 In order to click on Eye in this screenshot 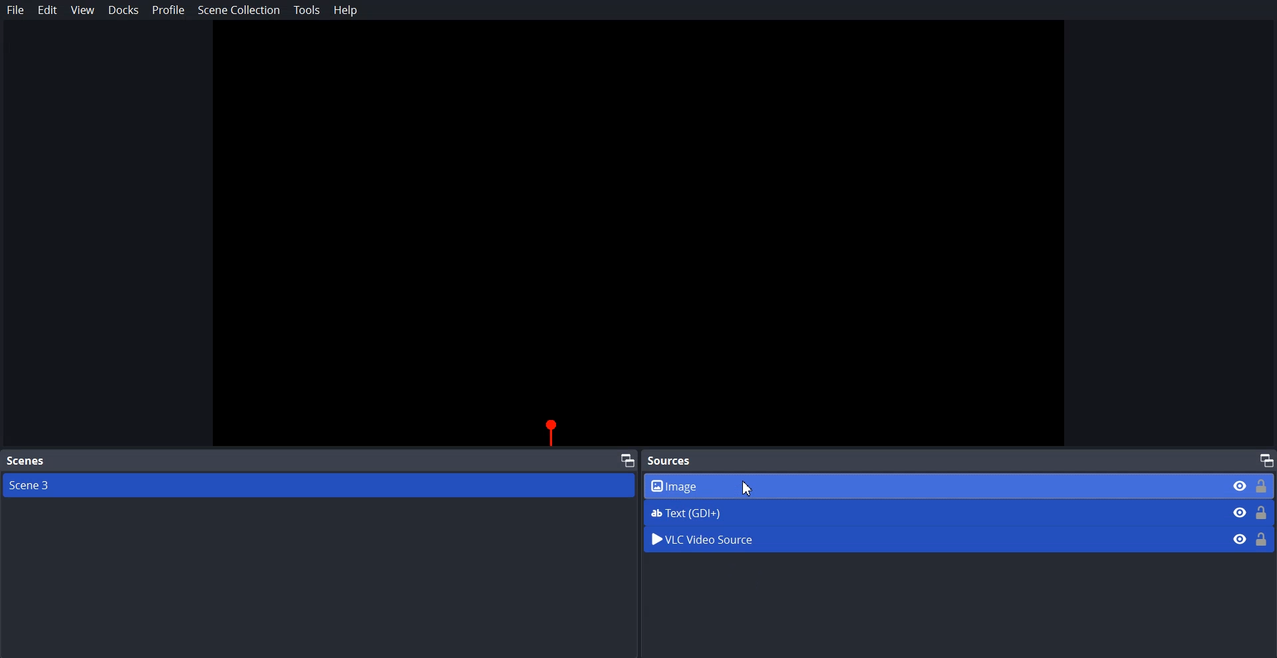, I will do `click(1240, 538)`.